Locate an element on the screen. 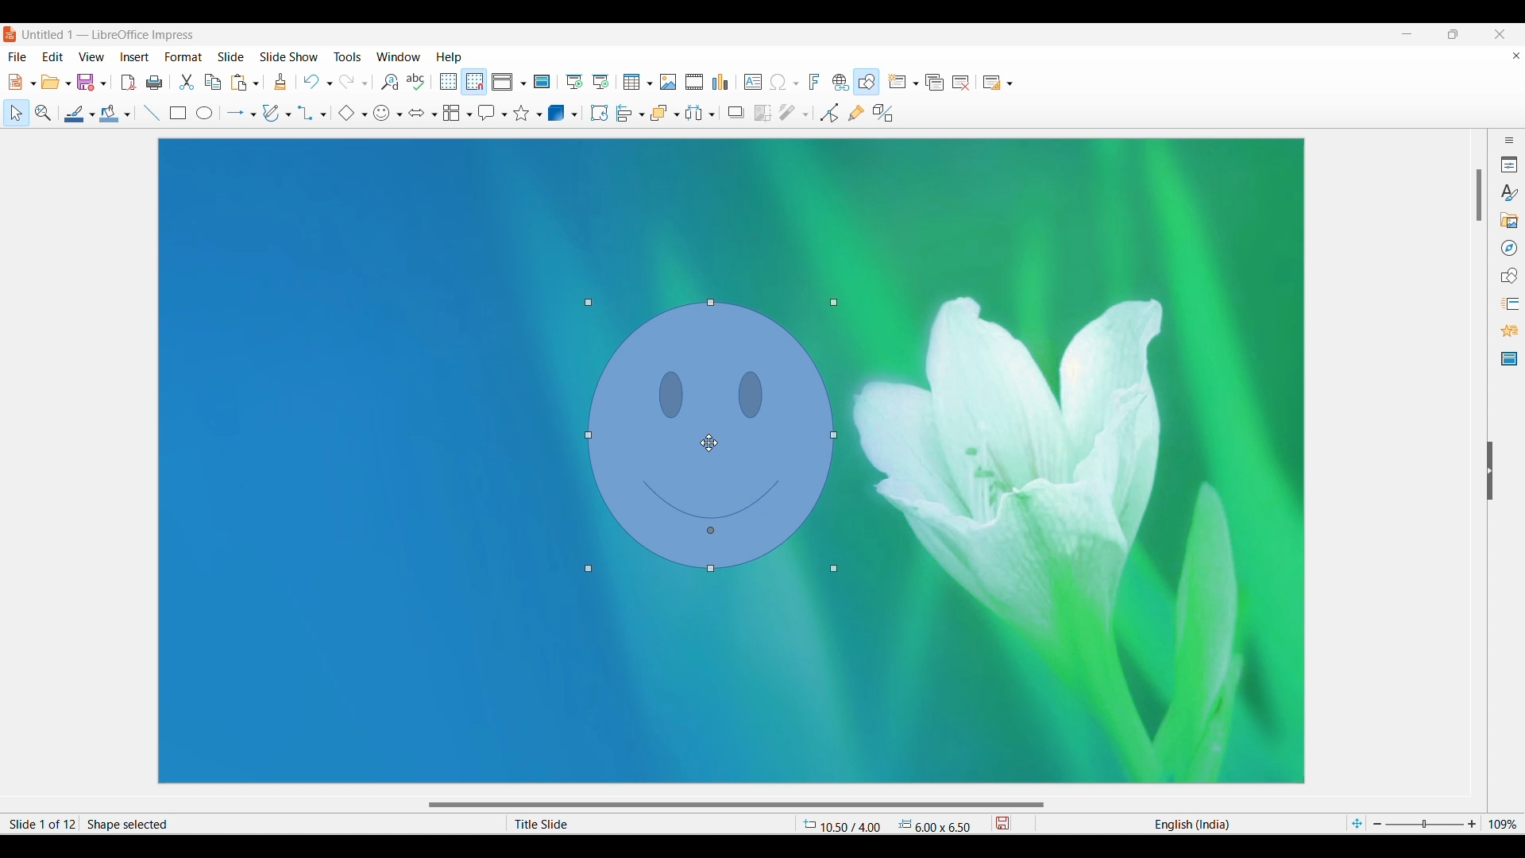 Image resolution: width=1525 pixels, height=858 pixels. Sidebar settings is located at coordinates (1509, 140).